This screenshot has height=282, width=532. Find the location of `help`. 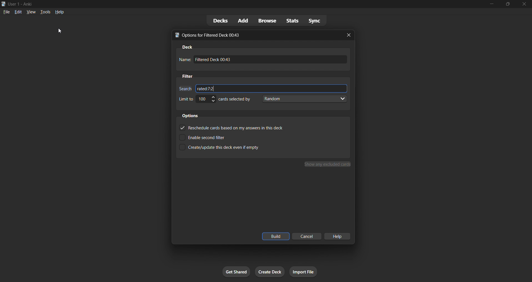

help is located at coordinates (61, 12).